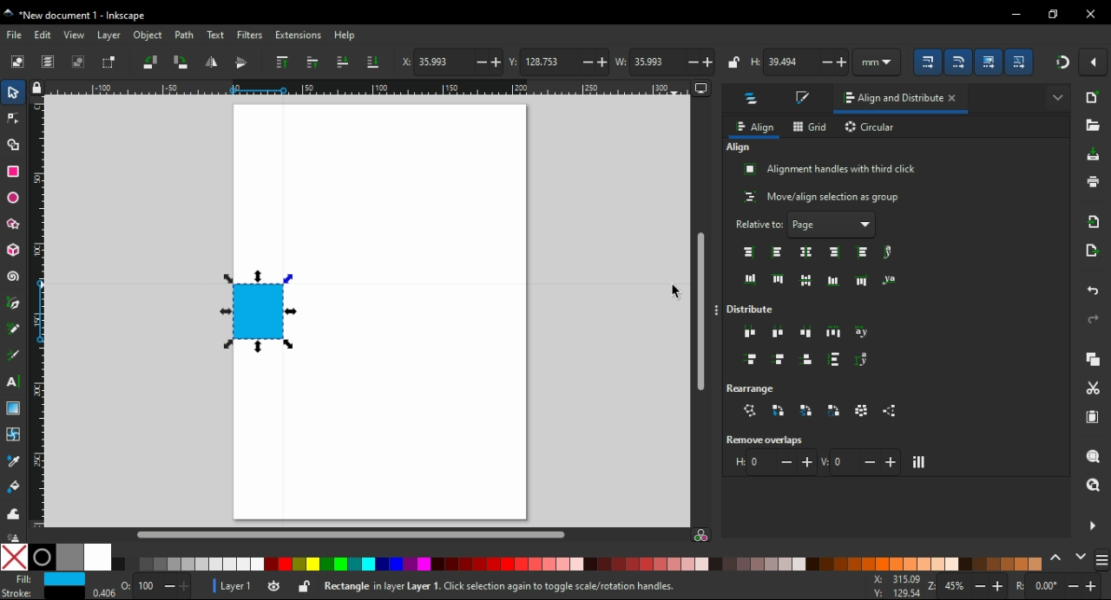  I want to click on calligraphy tool, so click(14, 354).